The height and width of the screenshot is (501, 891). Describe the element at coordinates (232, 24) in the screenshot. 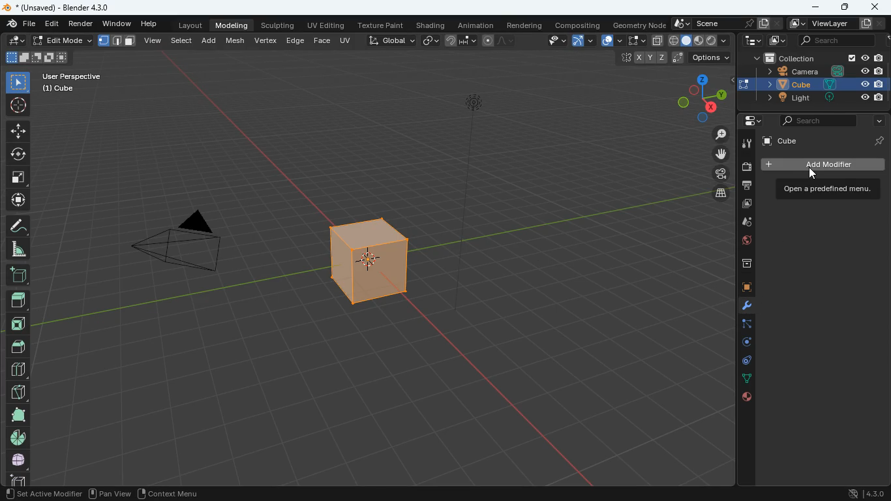

I see `modeling` at that location.